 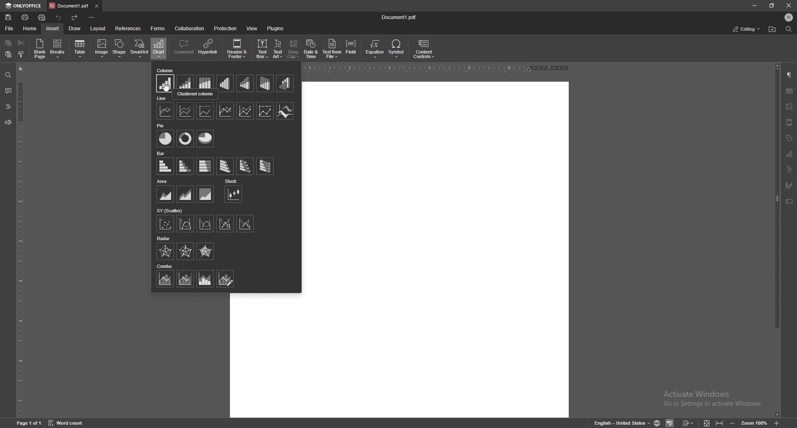 What do you see at coordinates (129, 28) in the screenshot?
I see `references` at bounding box center [129, 28].